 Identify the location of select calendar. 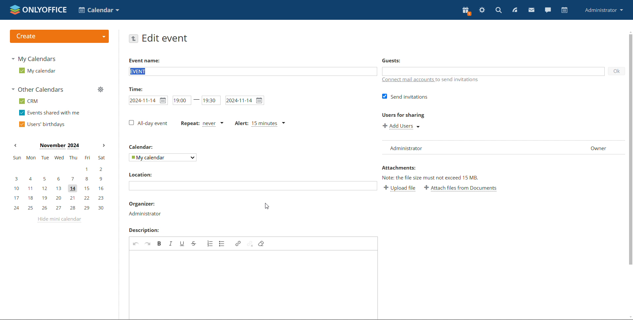
(163, 157).